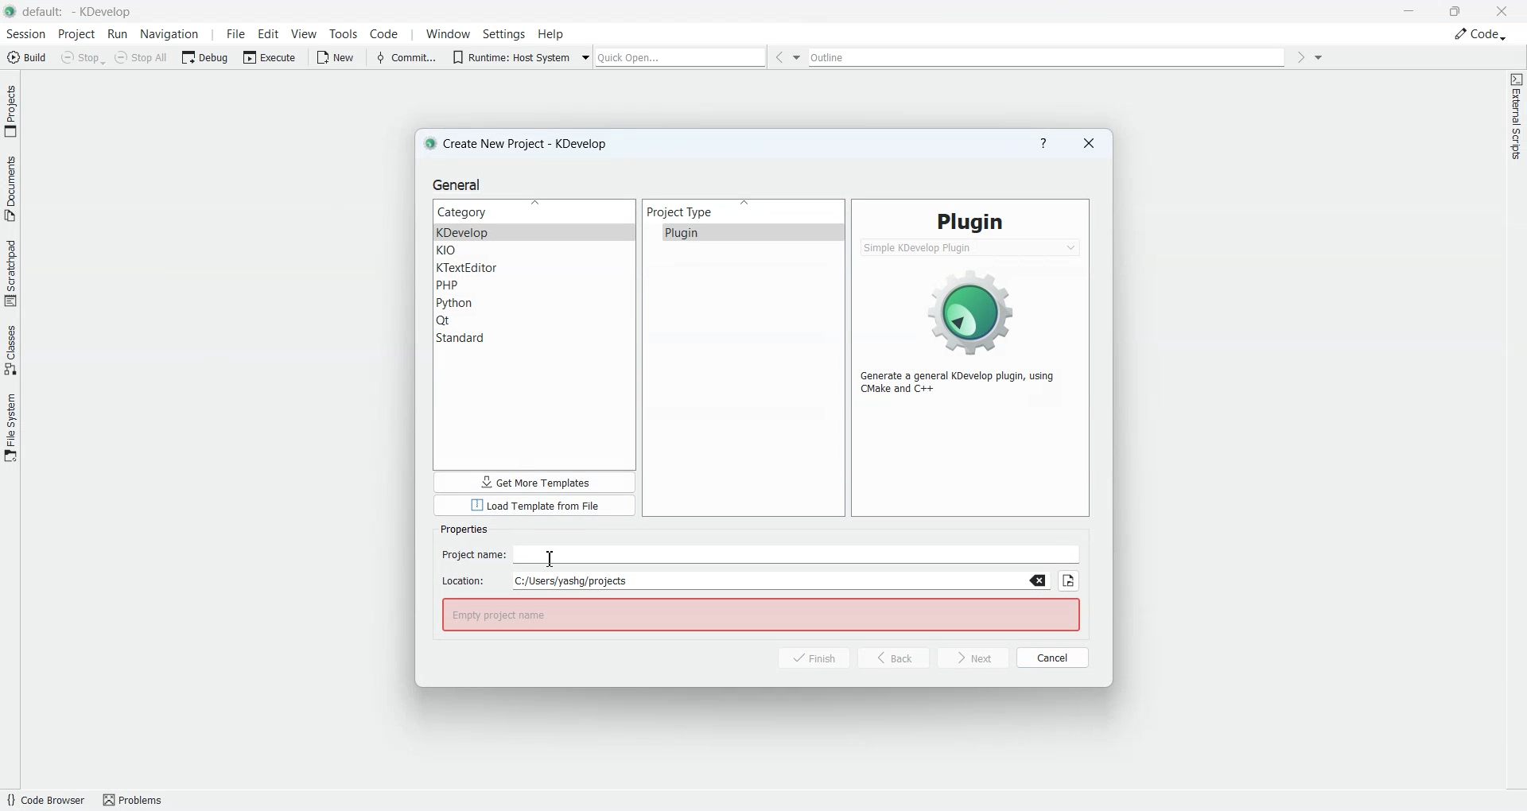  I want to click on Runtime: Host System, so click(509, 56).